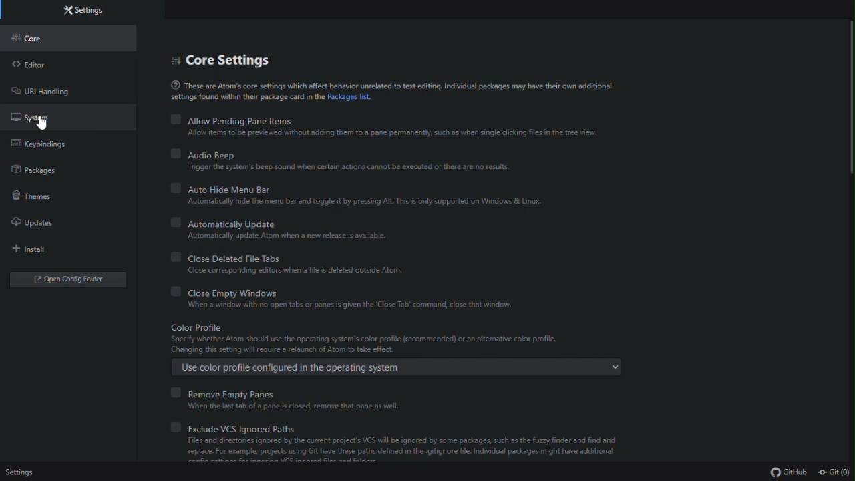 This screenshot has width=855, height=481. What do you see at coordinates (66, 170) in the screenshot?
I see `Packages` at bounding box center [66, 170].